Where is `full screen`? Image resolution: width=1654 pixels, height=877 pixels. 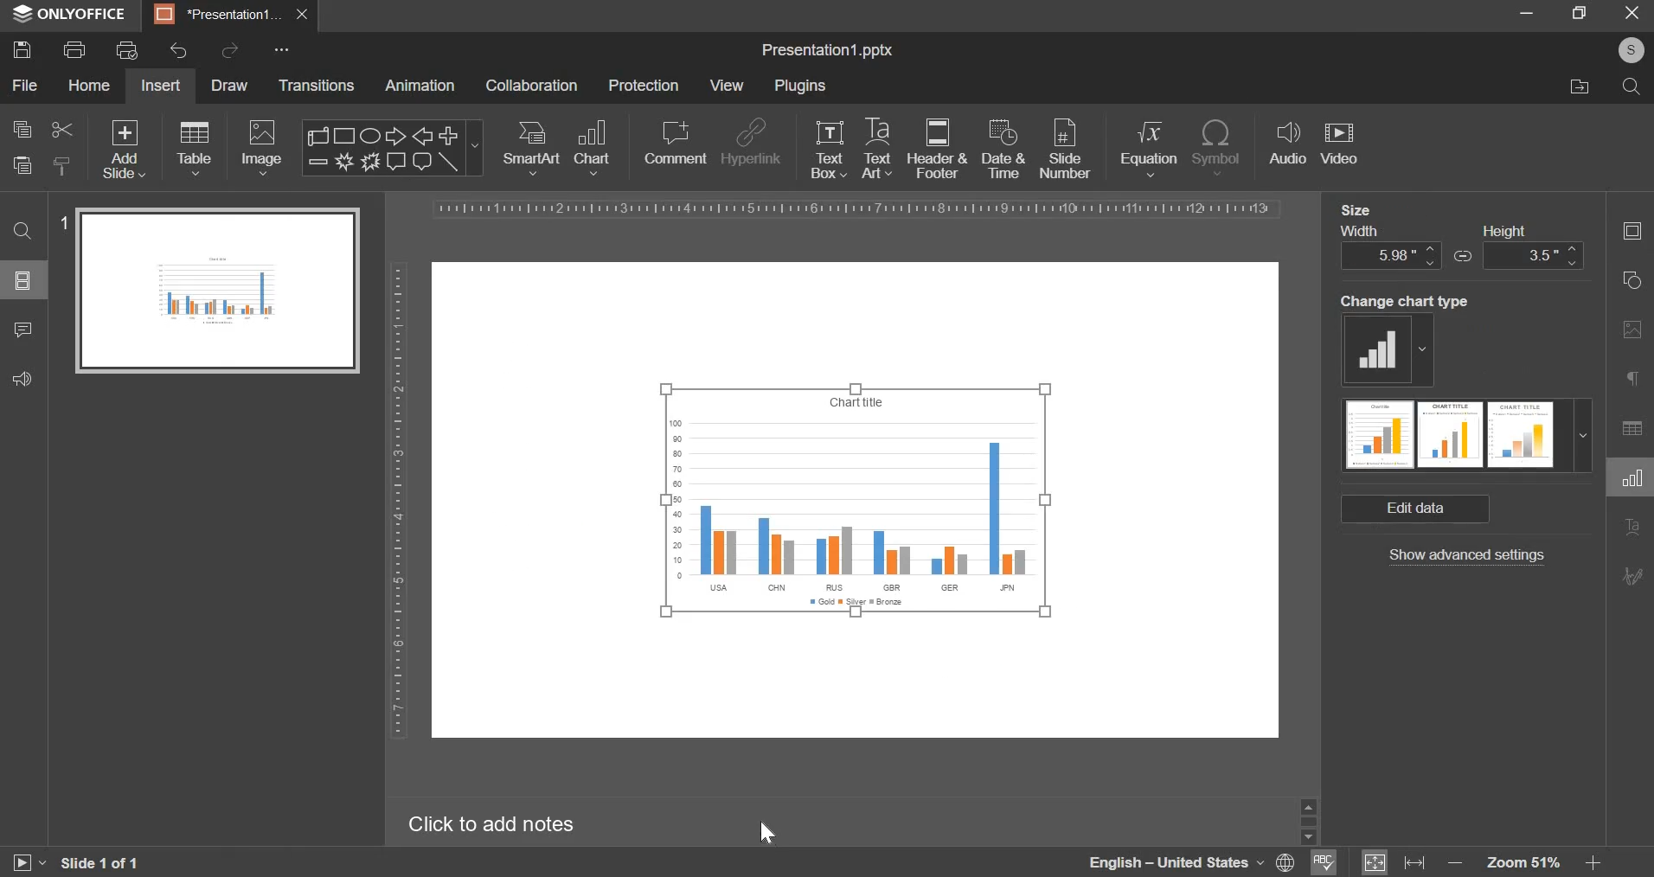
full screen is located at coordinates (1579, 12).